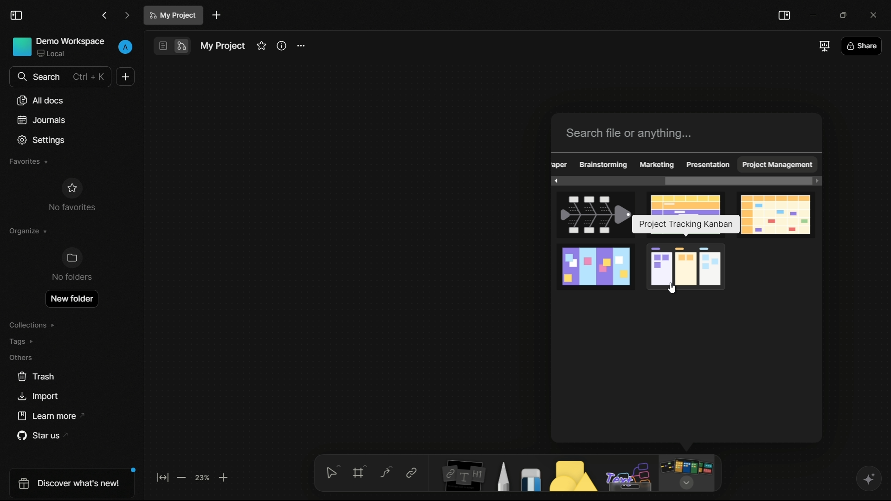 The height and width of the screenshot is (501, 891). What do you see at coordinates (784, 15) in the screenshot?
I see `toggle sidebar` at bounding box center [784, 15].